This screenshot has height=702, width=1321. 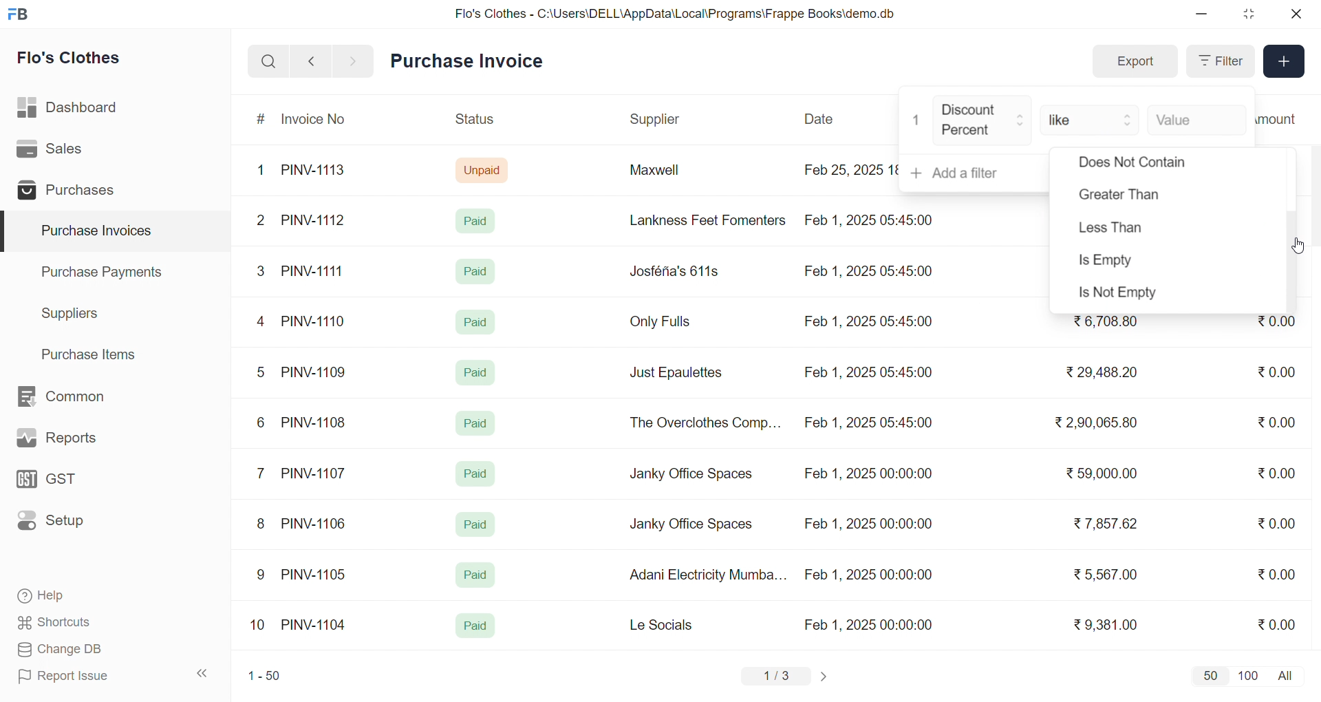 I want to click on ₹ 2,90,065.80, so click(x=1097, y=423).